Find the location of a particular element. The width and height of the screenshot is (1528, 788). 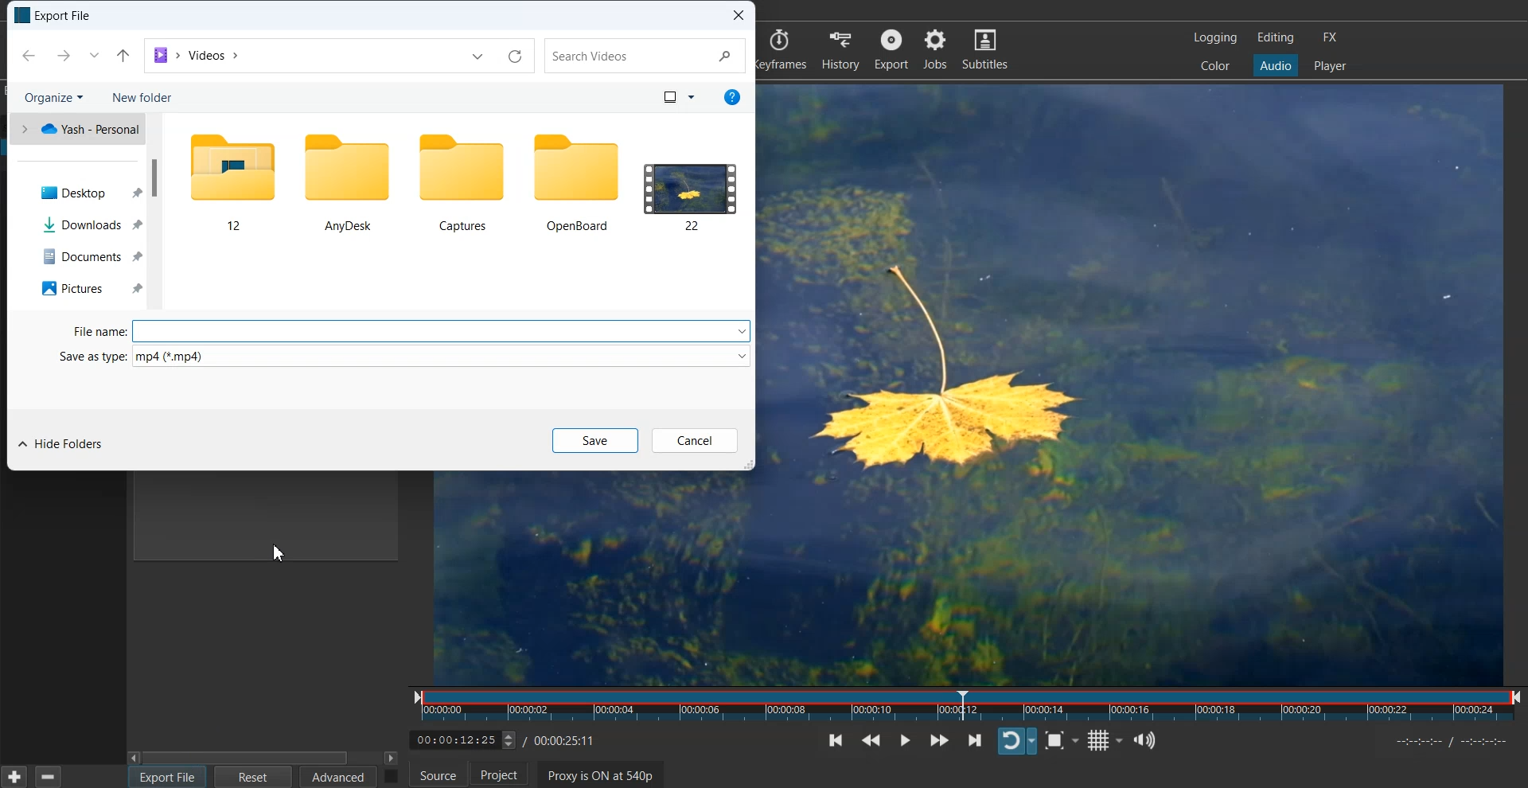

Play quickly backwards is located at coordinates (878, 739).